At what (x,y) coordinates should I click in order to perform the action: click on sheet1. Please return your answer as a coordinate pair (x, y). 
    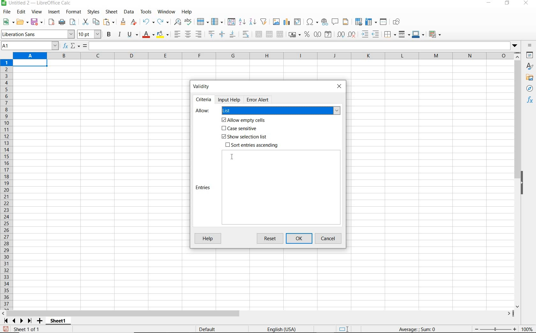
    Looking at the image, I should click on (58, 322).